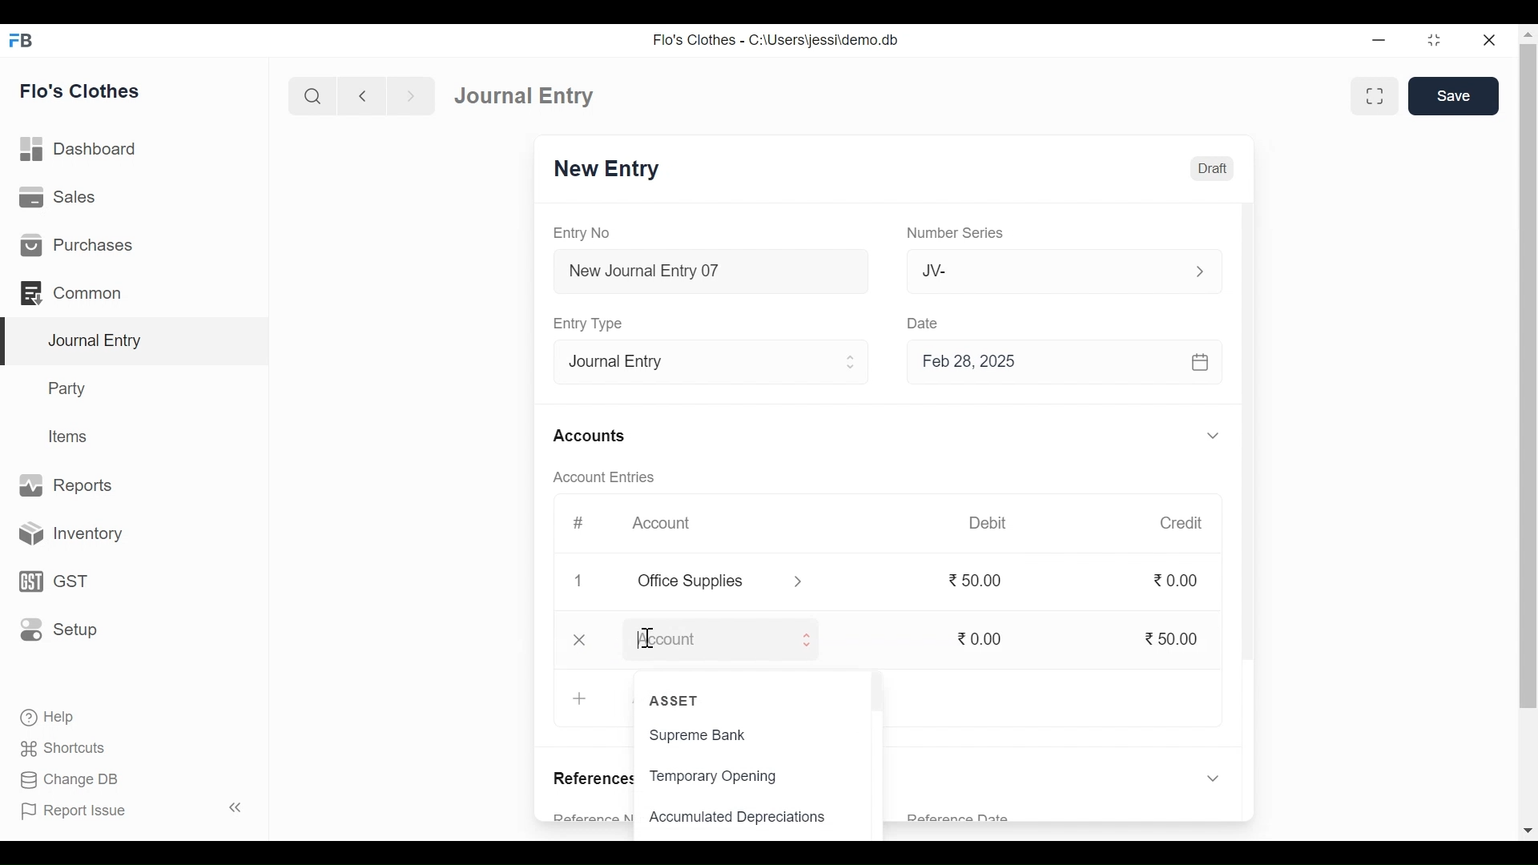 The image size is (1538, 865). I want to click on Shortcuts, so click(72, 746).